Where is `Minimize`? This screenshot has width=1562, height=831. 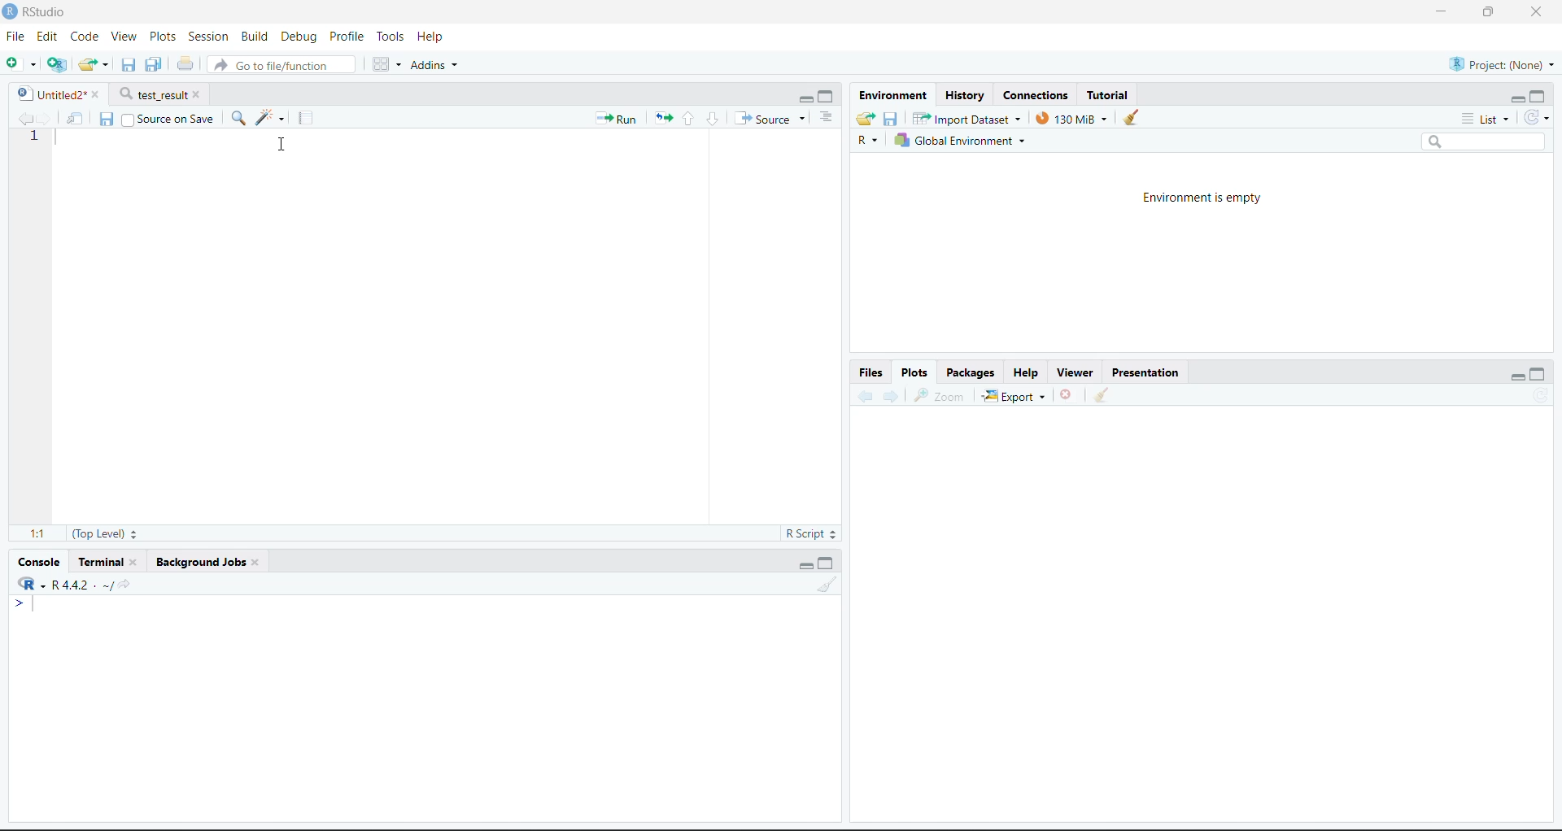
Minimize is located at coordinates (1436, 12).